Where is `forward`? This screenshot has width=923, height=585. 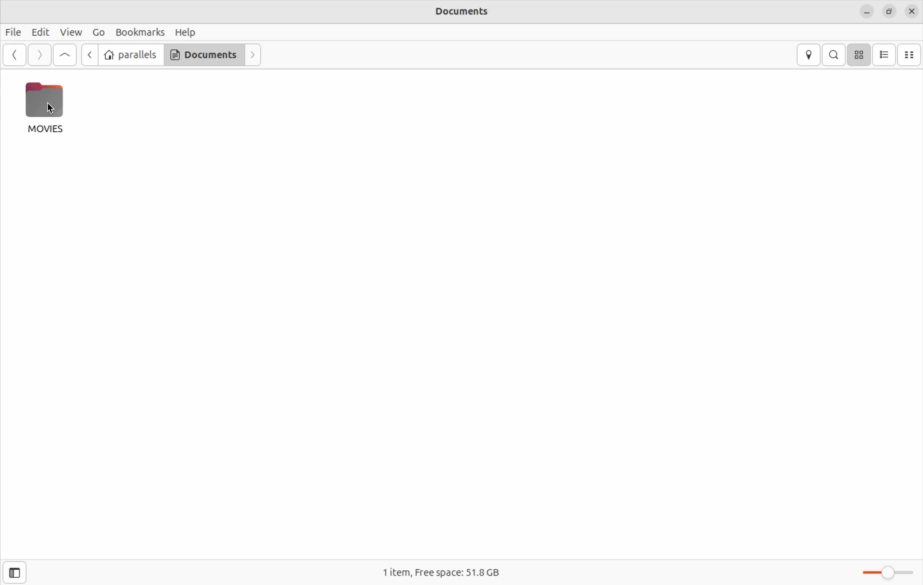 forward is located at coordinates (253, 56).